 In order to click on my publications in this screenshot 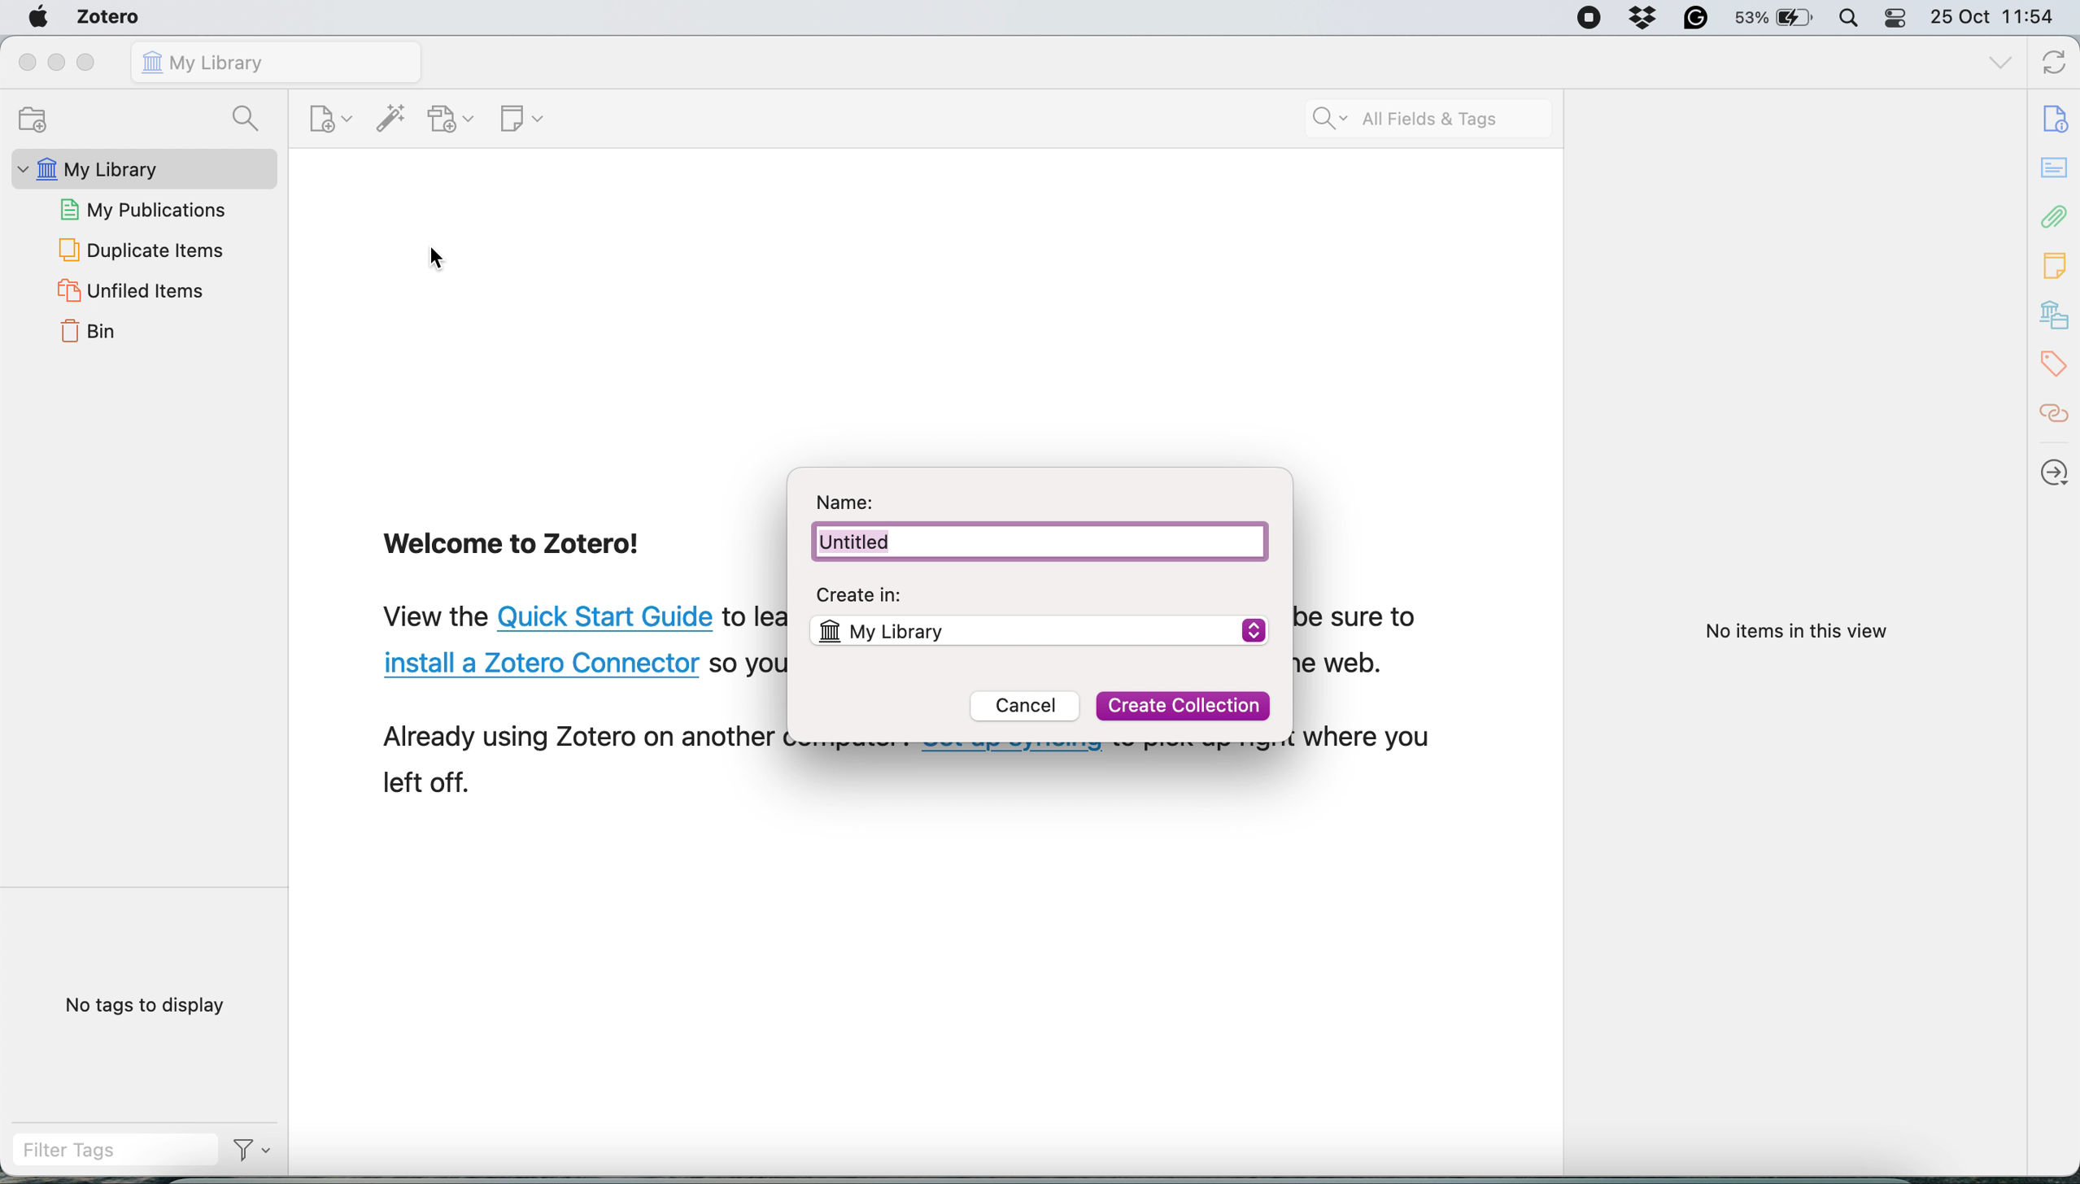, I will do `click(147, 207)`.